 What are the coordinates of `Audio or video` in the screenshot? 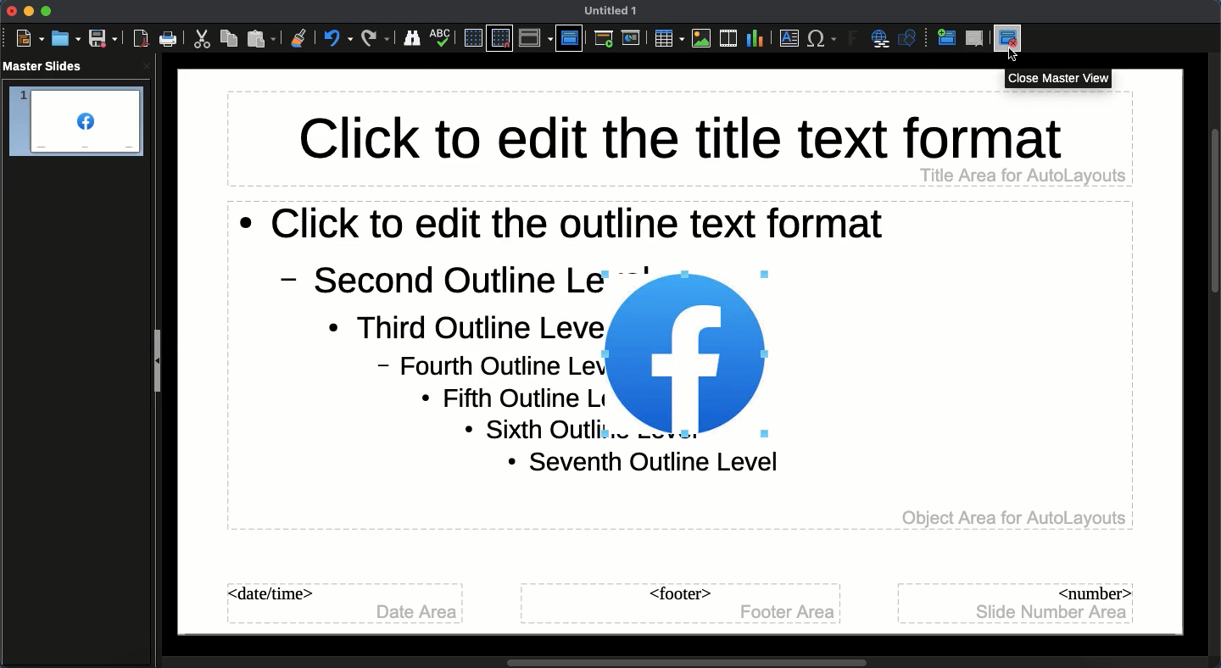 It's located at (728, 40).